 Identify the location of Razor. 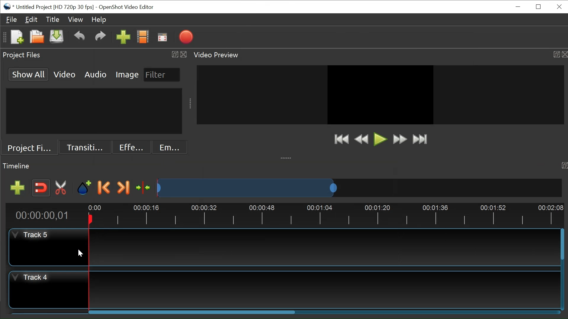
(62, 188).